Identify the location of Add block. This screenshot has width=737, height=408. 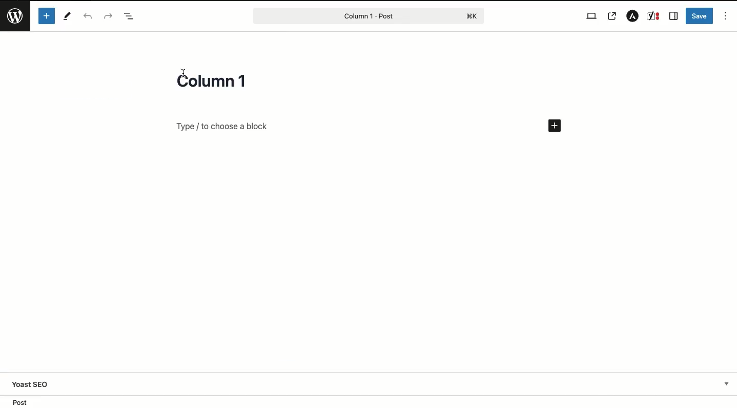
(46, 16).